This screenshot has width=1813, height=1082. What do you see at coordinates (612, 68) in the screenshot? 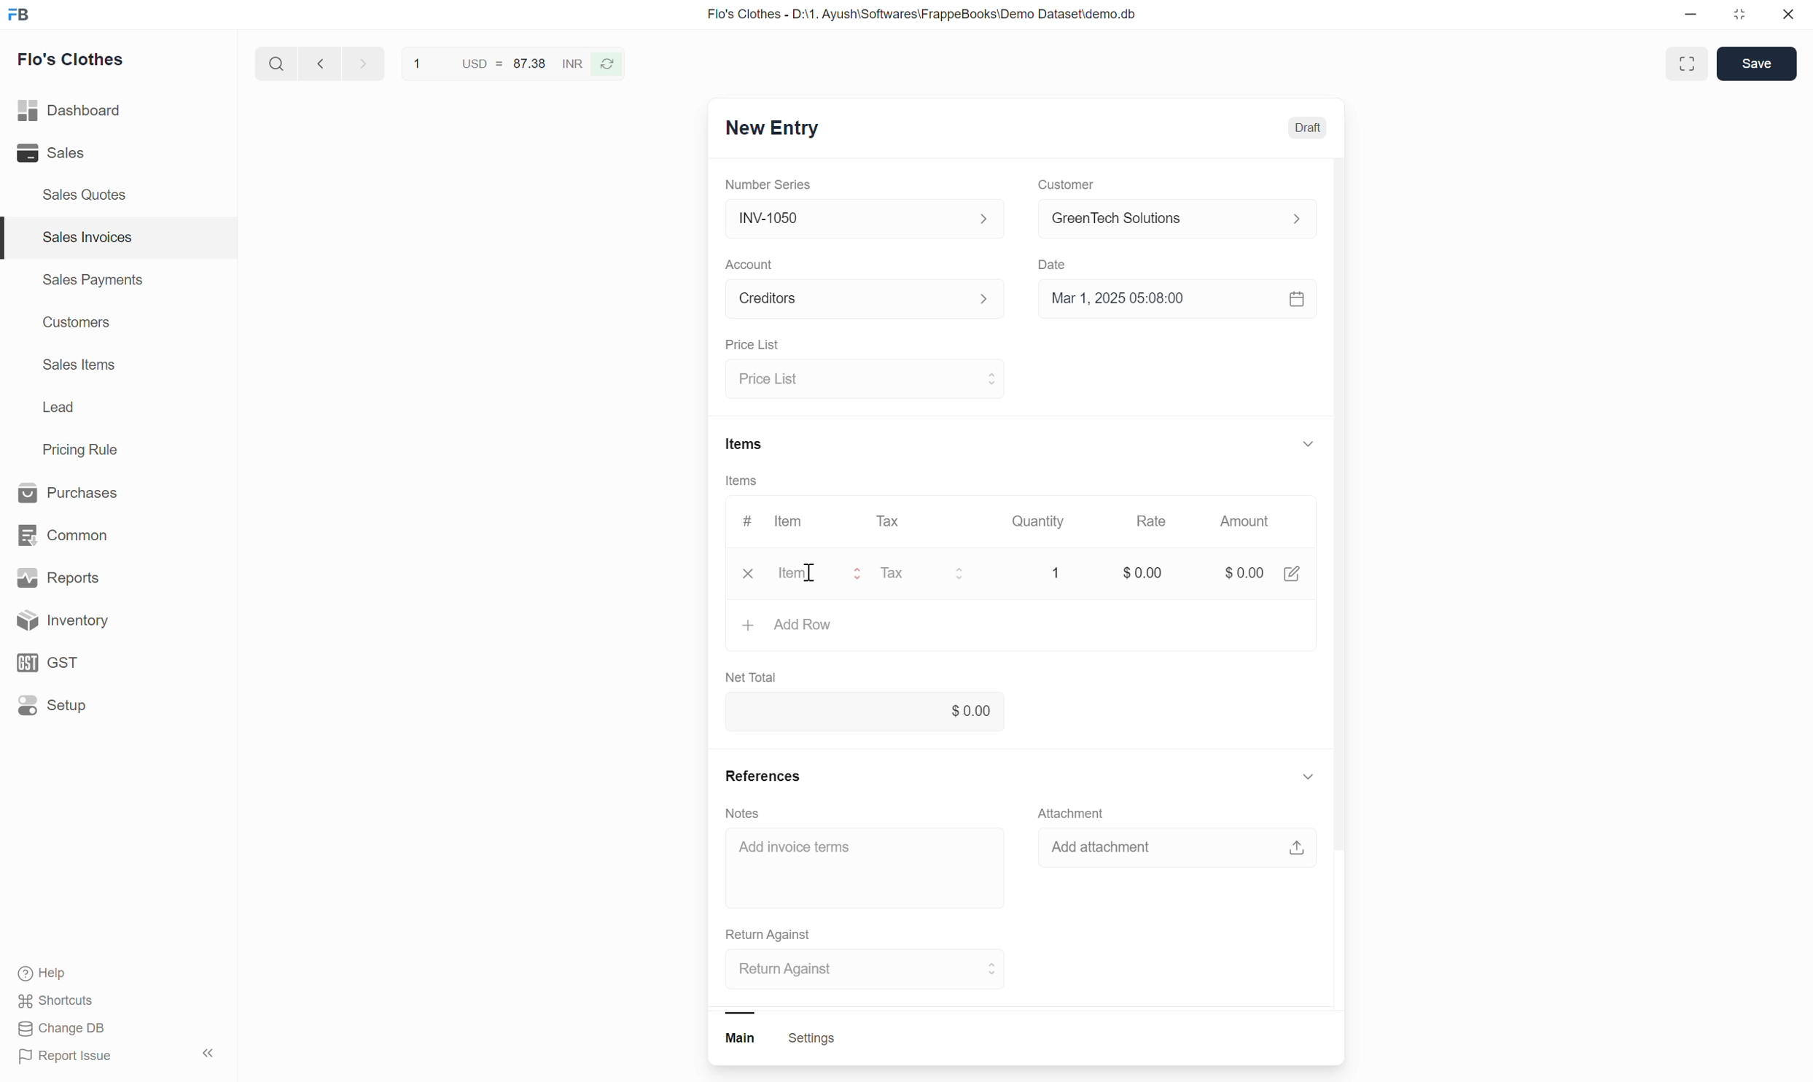
I see `refresh` at bounding box center [612, 68].